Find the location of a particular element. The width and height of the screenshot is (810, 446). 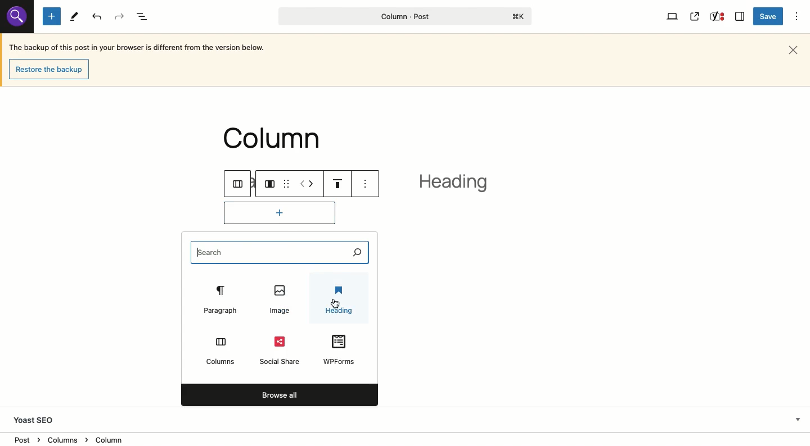

View is located at coordinates (673, 16).